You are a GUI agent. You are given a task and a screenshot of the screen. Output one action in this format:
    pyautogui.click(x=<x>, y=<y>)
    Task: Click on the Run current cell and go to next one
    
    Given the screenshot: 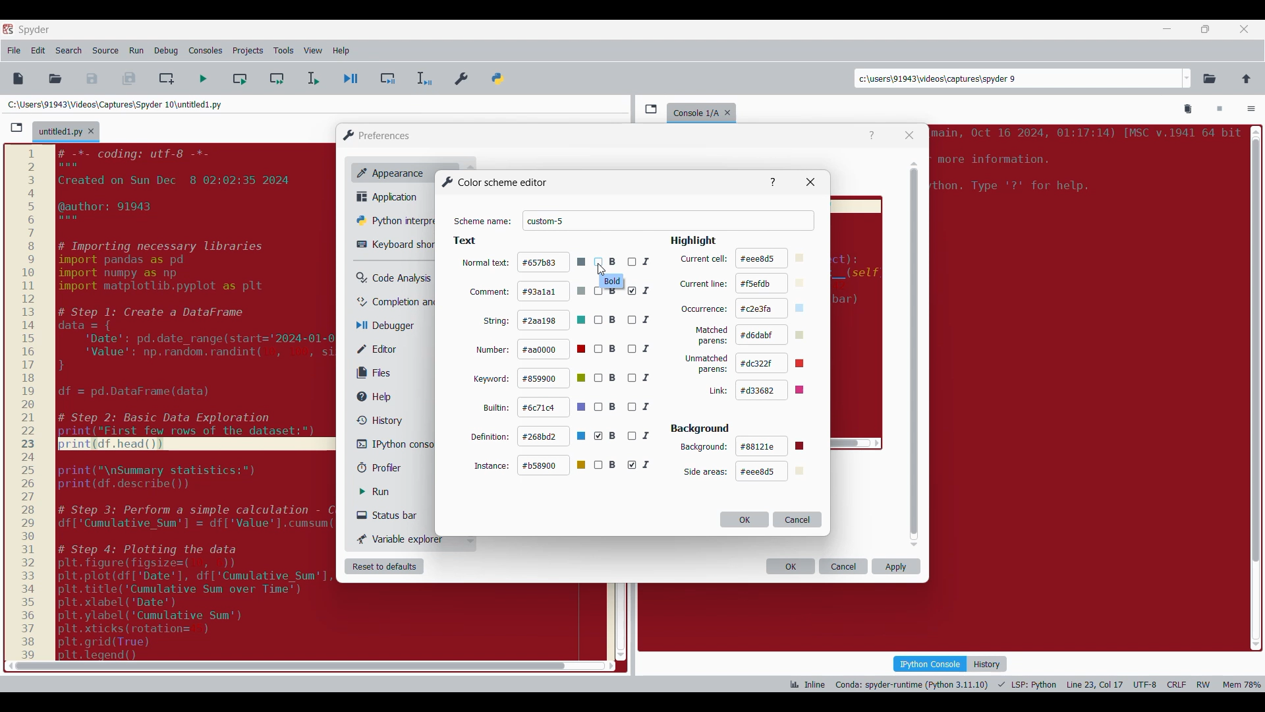 What is the action you would take?
    pyautogui.click(x=277, y=78)
    